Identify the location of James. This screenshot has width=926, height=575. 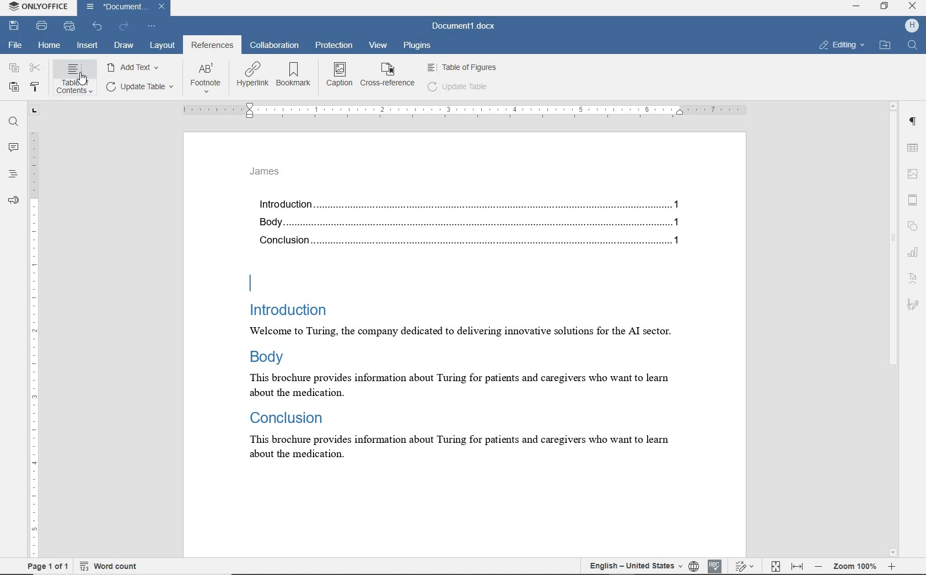
(266, 172).